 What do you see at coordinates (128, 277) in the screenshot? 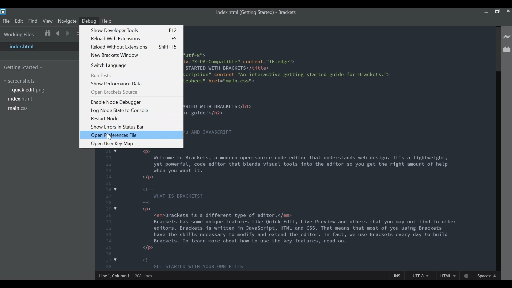
I see `Line 1, Column 1 — 208 Lines` at bounding box center [128, 277].